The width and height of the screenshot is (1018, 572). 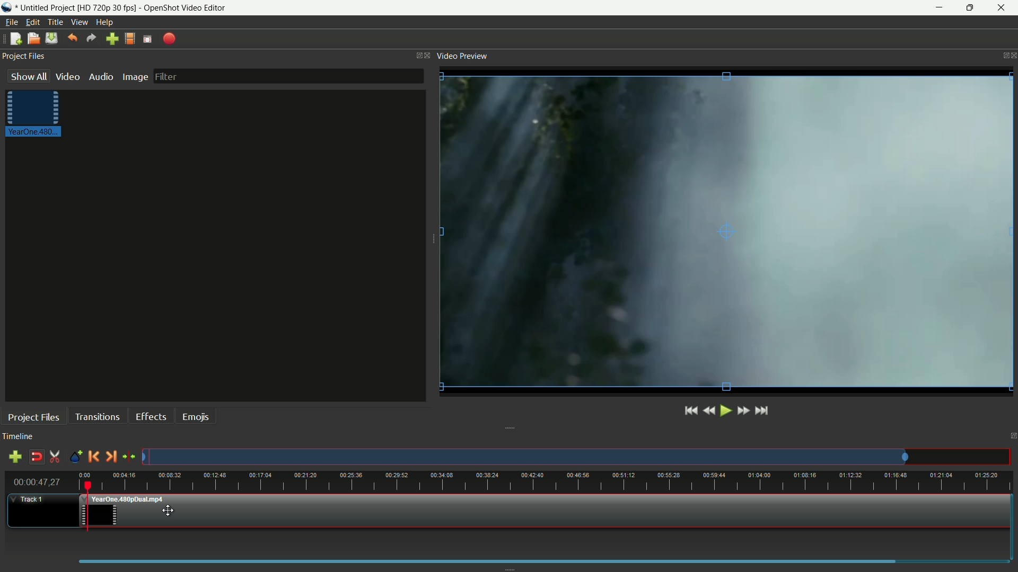 What do you see at coordinates (726, 412) in the screenshot?
I see `play or pause` at bounding box center [726, 412].